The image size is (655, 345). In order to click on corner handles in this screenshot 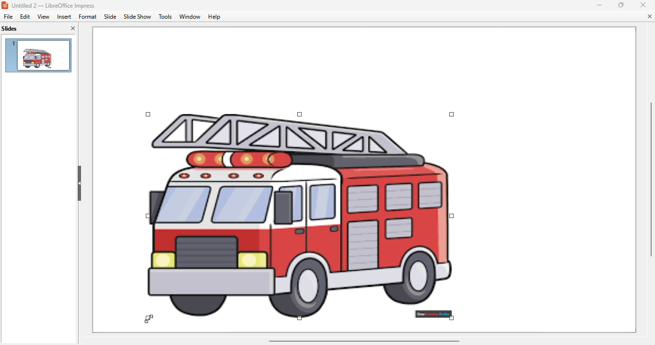, I will do `click(300, 318)`.